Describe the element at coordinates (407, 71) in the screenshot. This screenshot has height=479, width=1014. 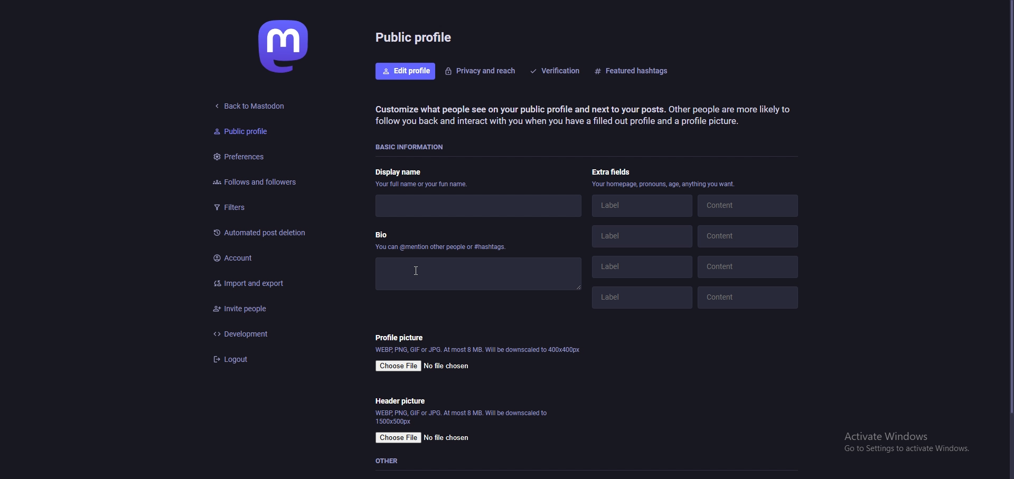
I see `edit profile` at that location.